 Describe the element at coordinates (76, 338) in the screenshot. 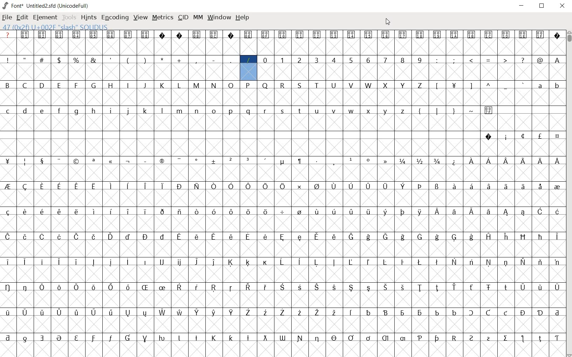

I see `glyph` at that location.